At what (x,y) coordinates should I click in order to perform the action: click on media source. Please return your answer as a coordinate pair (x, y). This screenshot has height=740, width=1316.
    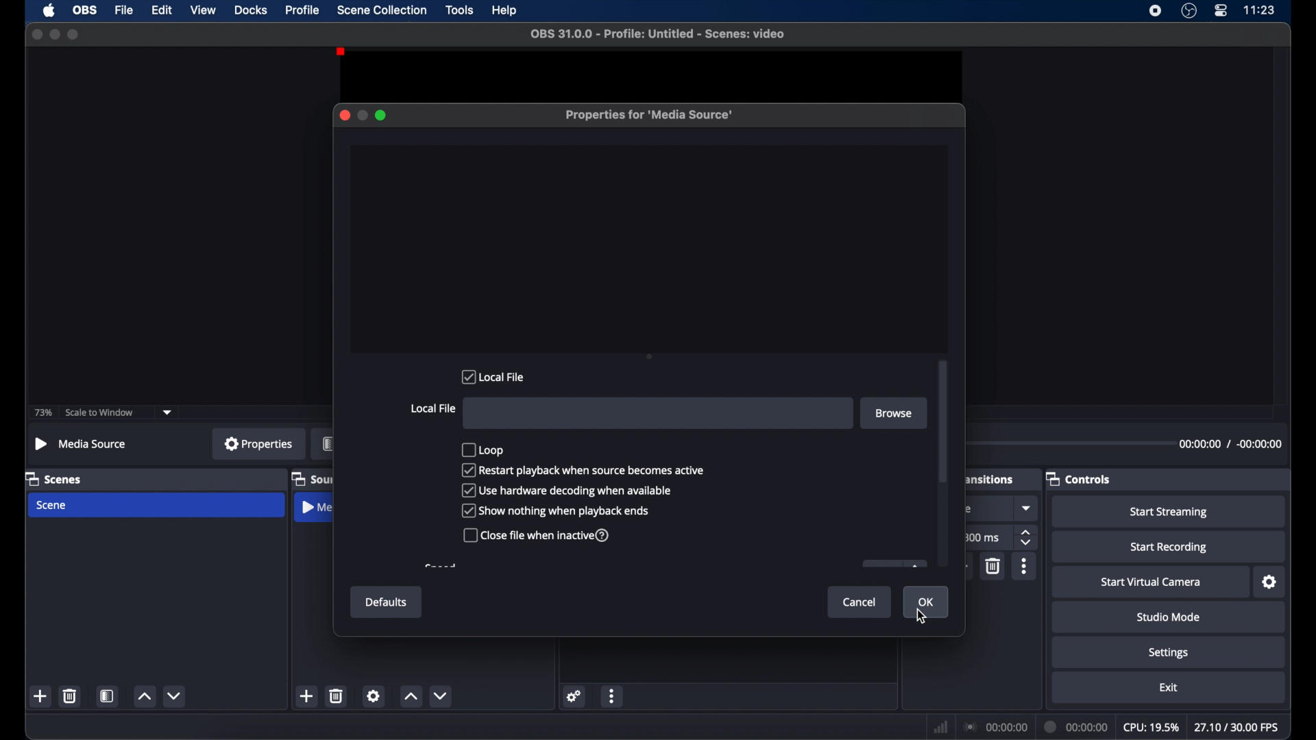
    Looking at the image, I should click on (316, 506).